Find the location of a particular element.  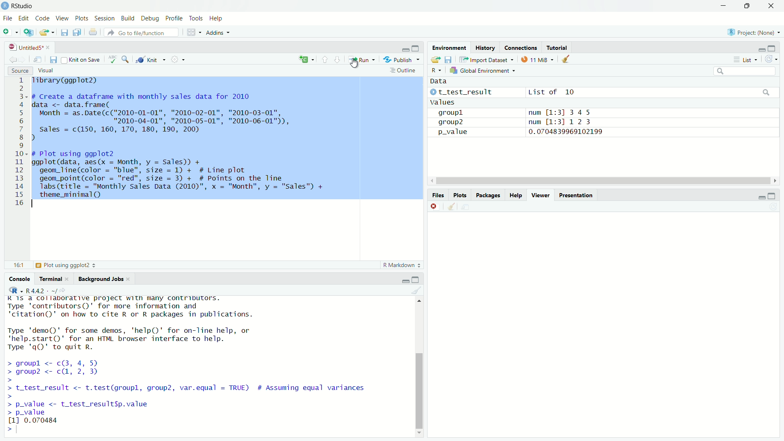

Addins ~ is located at coordinates (219, 32).